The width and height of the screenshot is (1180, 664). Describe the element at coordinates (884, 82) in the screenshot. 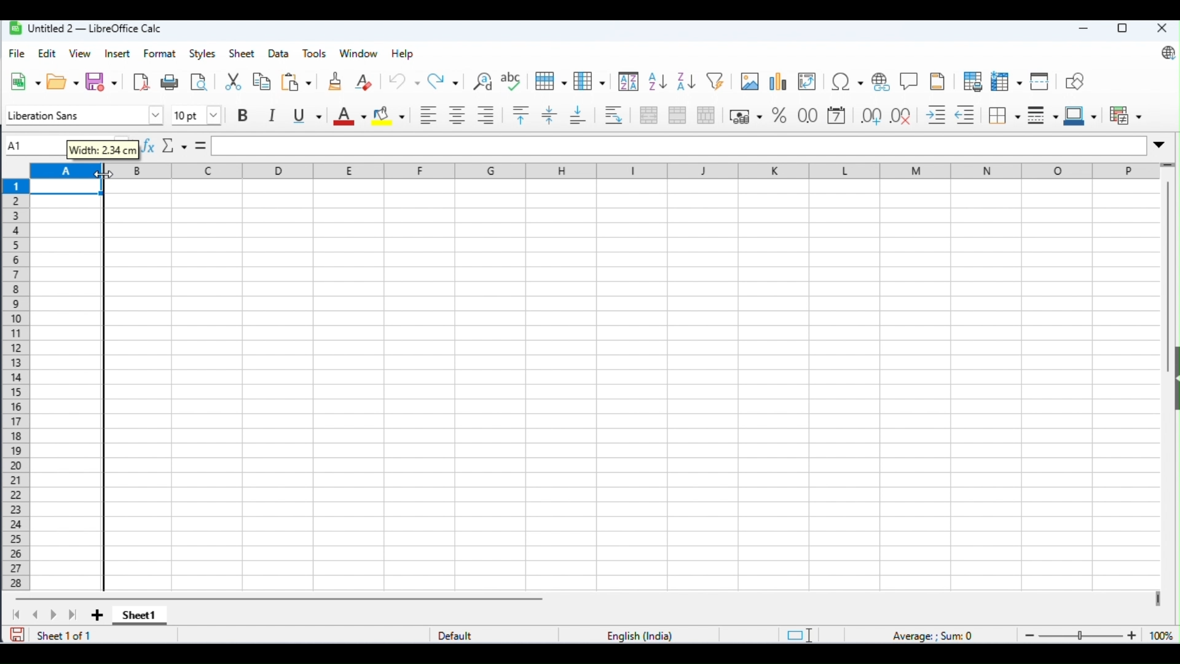

I see `insert hyperlink` at that location.